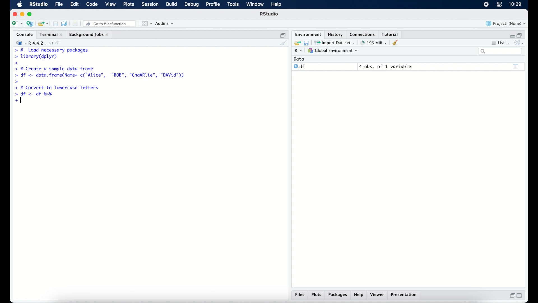  Describe the element at coordinates (283, 43) in the screenshot. I see `clear console` at that location.